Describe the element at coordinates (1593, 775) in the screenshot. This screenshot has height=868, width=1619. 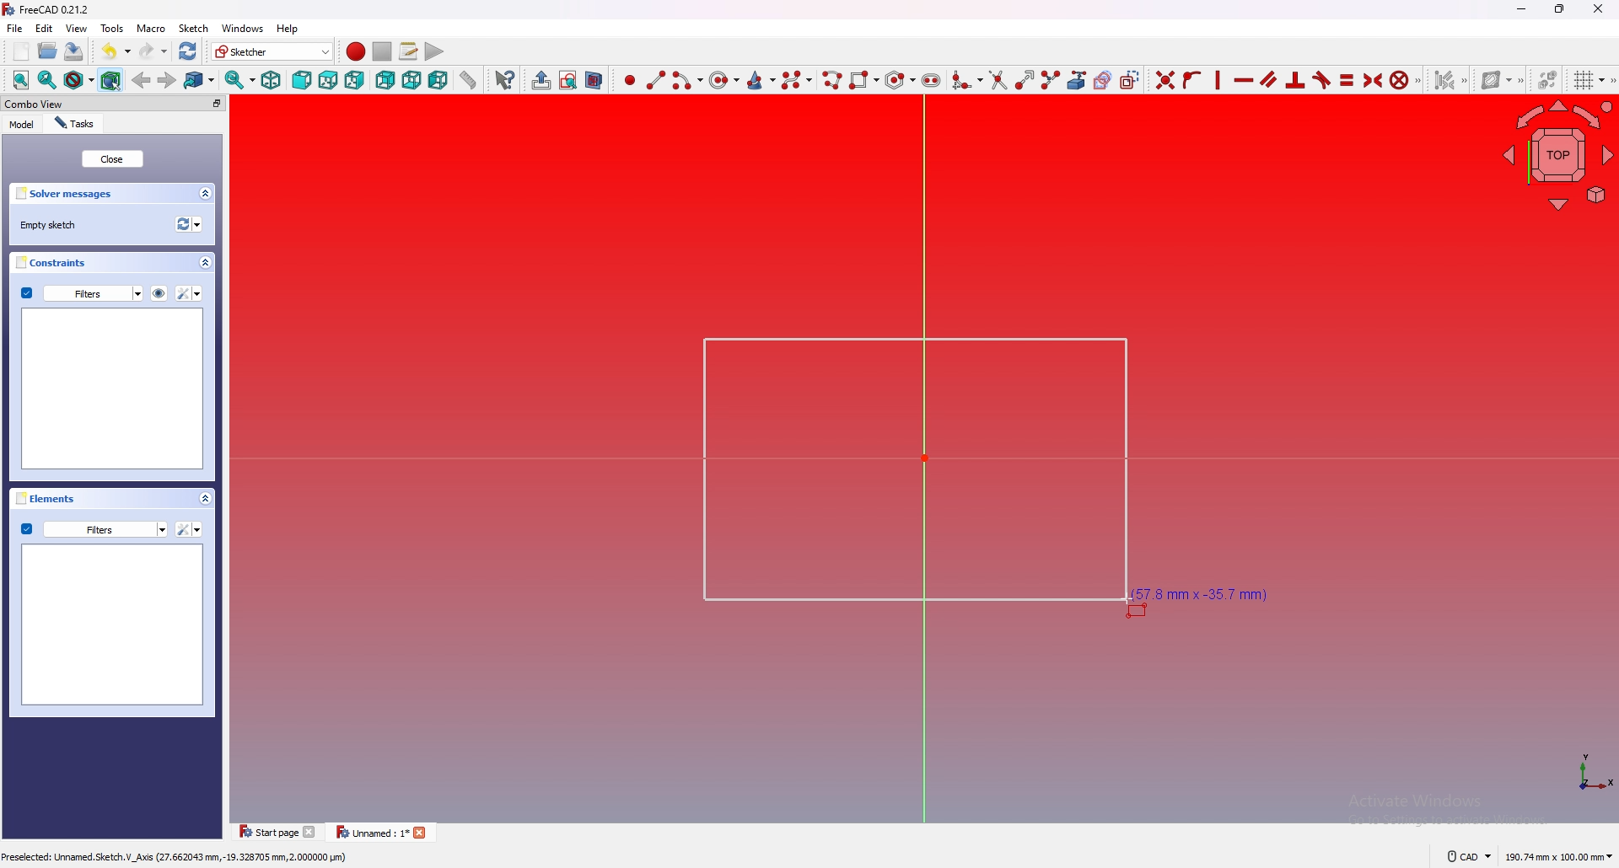
I see `axis` at that location.